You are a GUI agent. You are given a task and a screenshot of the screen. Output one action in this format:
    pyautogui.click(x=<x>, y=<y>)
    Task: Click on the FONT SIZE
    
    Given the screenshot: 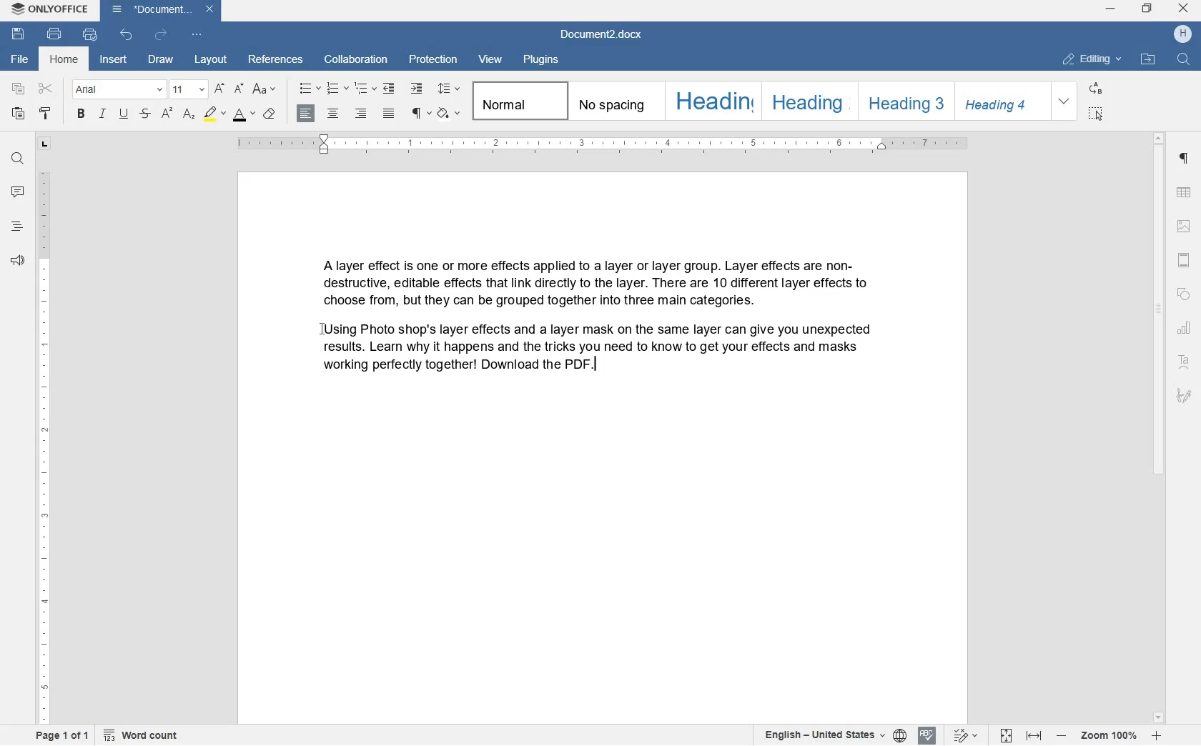 What is the action you would take?
    pyautogui.click(x=187, y=89)
    